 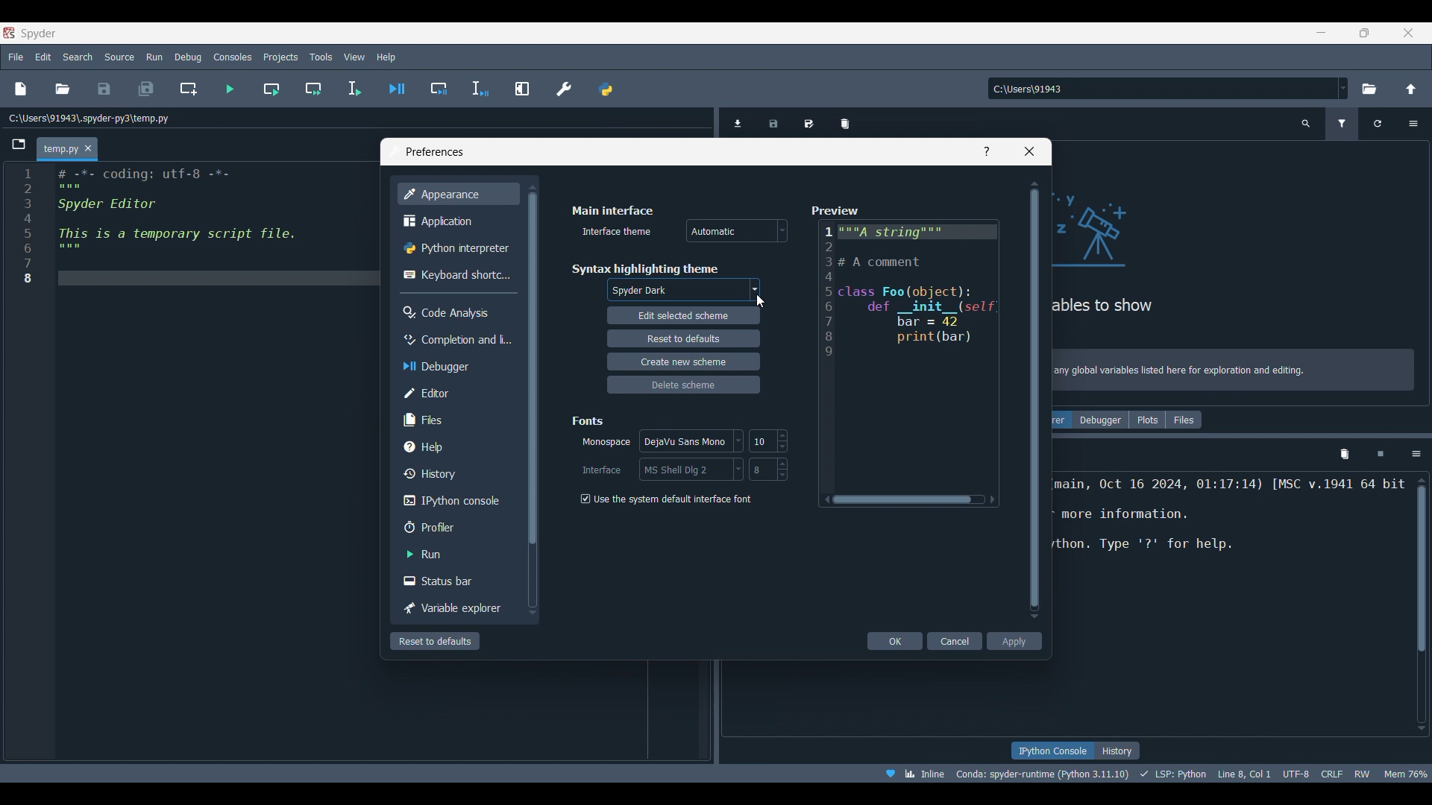 What do you see at coordinates (1118, 751) in the screenshot?
I see `History` at bounding box center [1118, 751].